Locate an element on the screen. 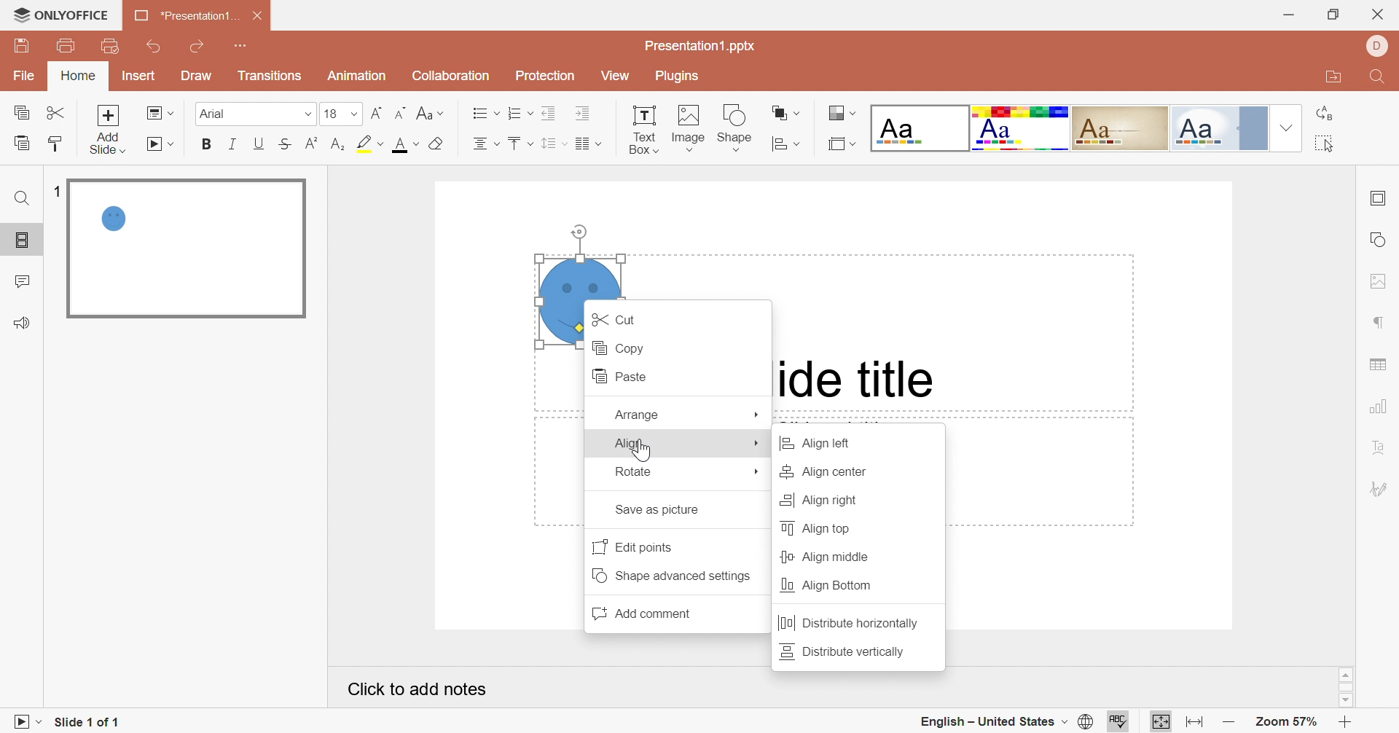  Change color settings is located at coordinates (843, 114).